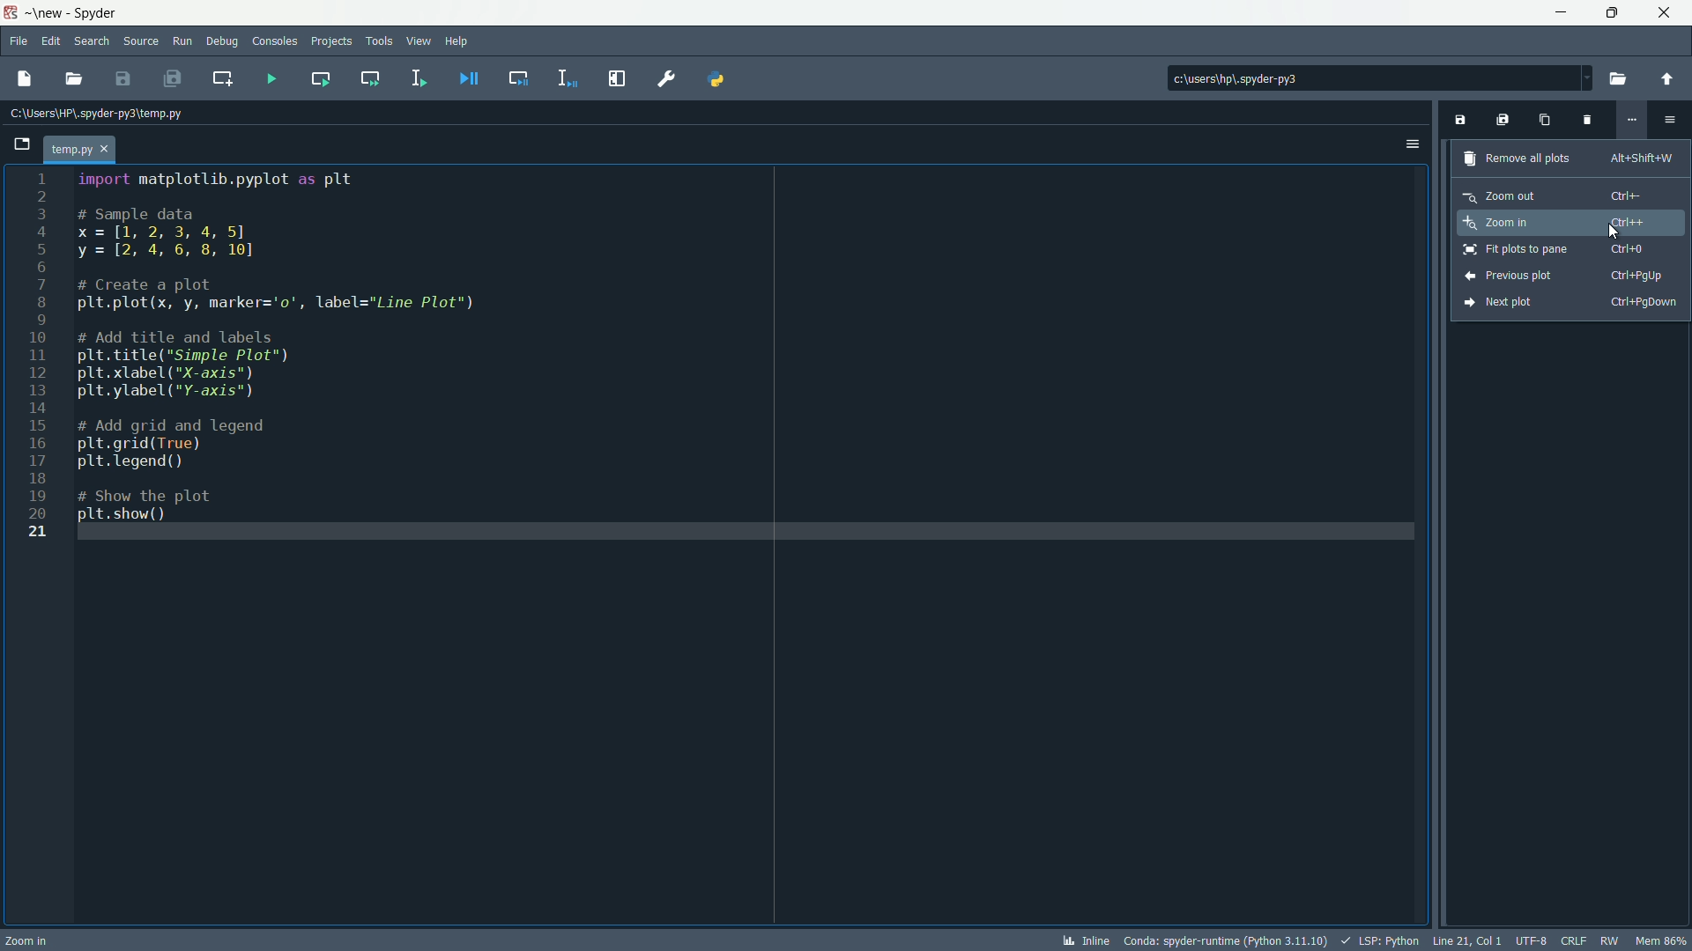  Describe the element at coordinates (1666, 11) in the screenshot. I see `close` at that location.